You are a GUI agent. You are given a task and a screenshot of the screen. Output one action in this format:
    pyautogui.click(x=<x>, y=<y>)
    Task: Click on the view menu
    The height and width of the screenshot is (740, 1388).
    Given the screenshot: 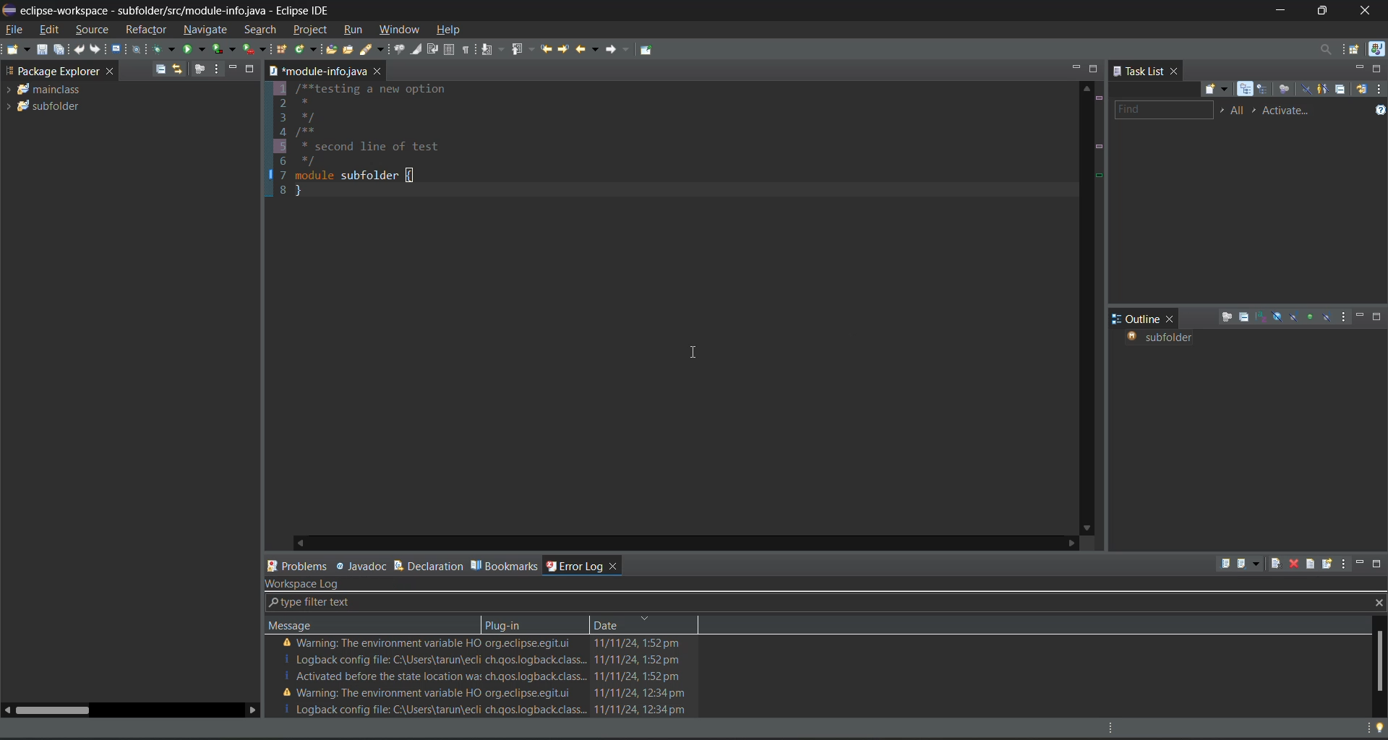 What is the action you would take?
    pyautogui.click(x=1347, y=318)
    